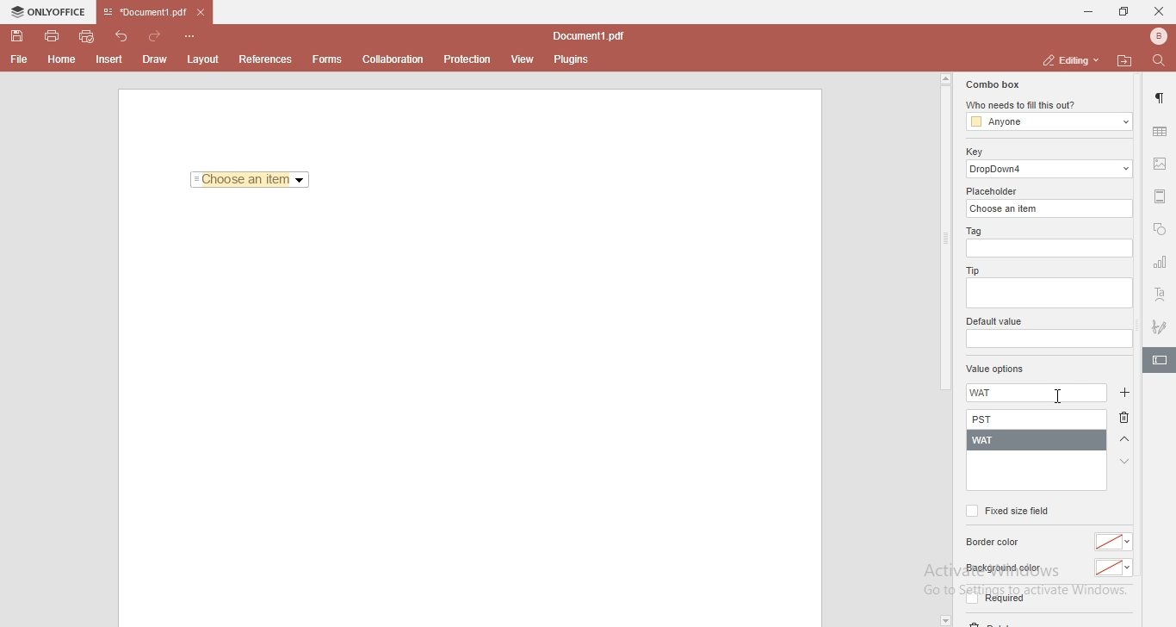 This screenshot has height=627, width=1176. Describe the element at coordinates (193, 35) in the screenshot. I see `customise quick access toolbar` at that location.